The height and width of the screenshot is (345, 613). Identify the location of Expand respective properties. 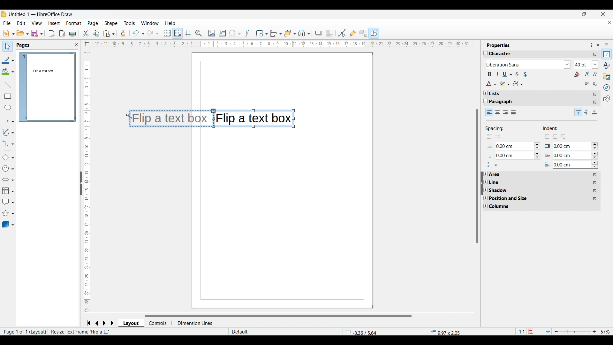
(486, 190).